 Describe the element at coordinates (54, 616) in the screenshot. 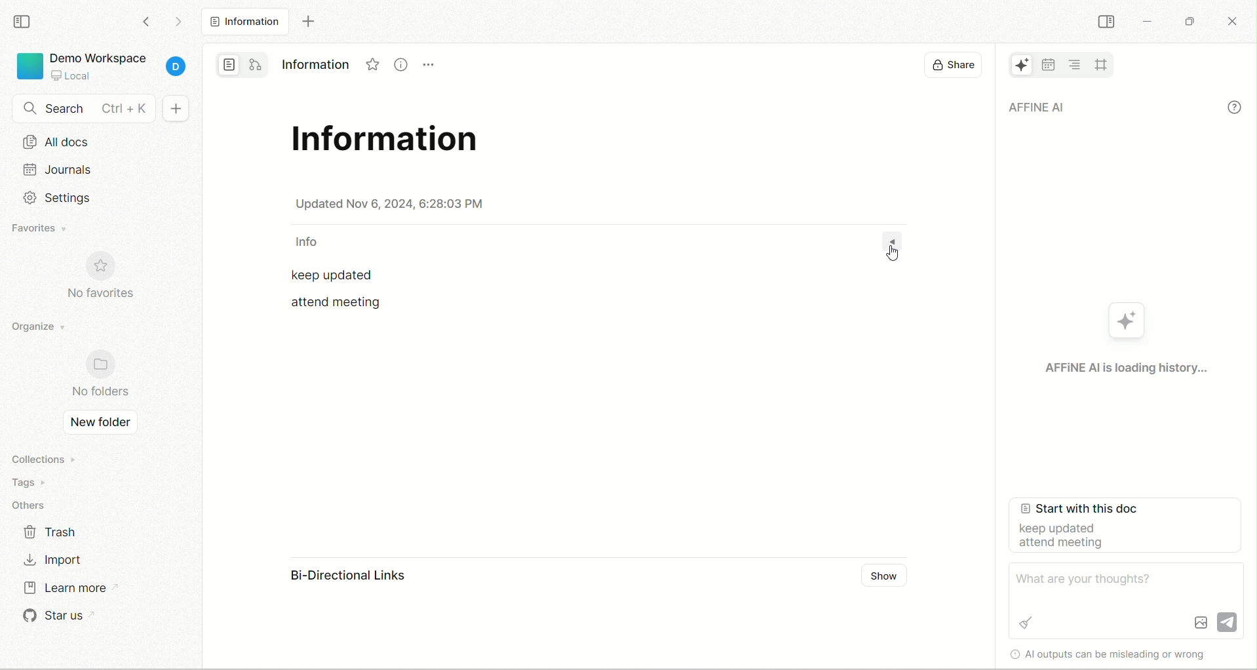

I see `star us` at that location.